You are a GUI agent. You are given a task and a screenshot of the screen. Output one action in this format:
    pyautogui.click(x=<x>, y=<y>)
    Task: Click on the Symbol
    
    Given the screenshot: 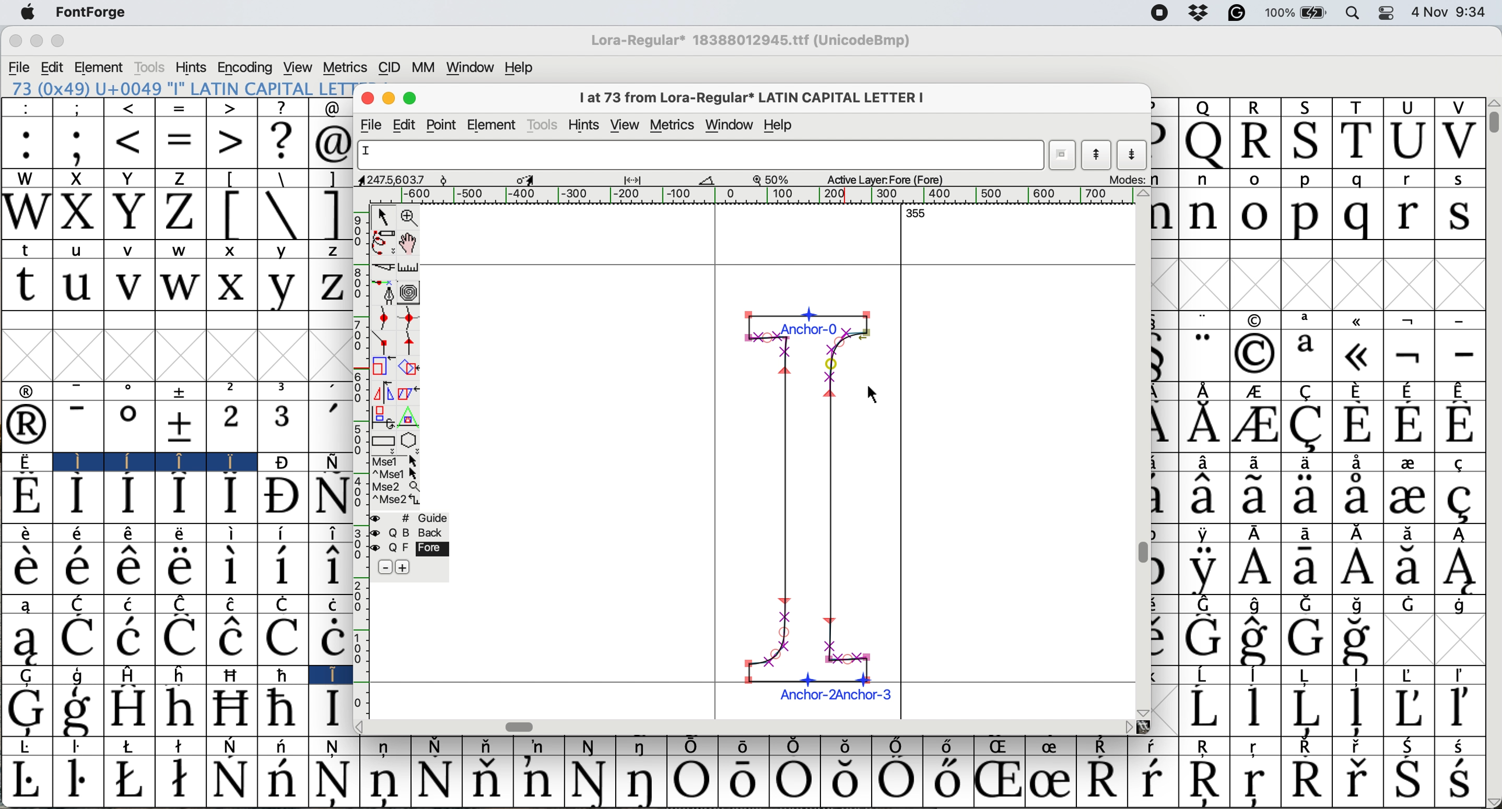 What is the action you would take?
    pyautogui.click(x=1262, y=534)
    